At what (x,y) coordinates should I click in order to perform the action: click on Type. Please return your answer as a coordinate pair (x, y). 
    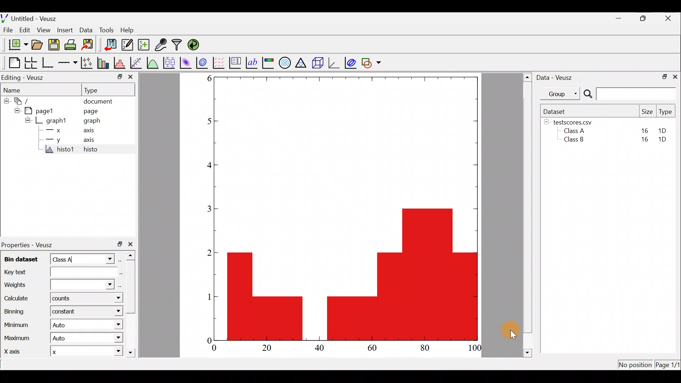
    Looking at the image, I should click on (109, 90).